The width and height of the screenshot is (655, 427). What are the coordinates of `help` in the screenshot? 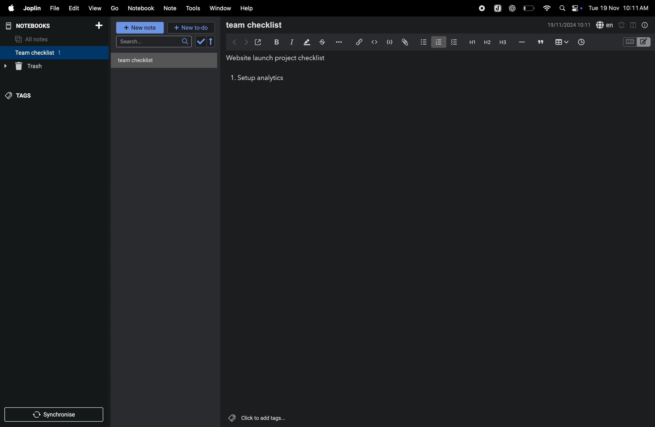 It's located at (248, 8).